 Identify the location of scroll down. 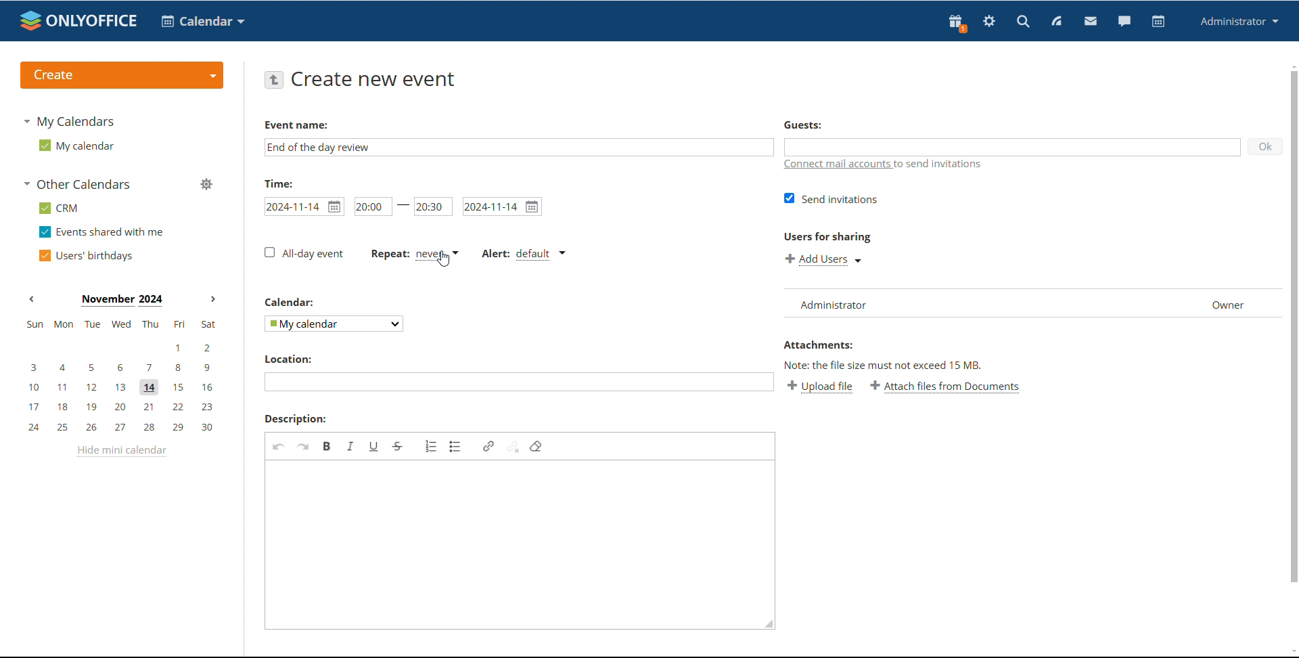
(1291, 653).